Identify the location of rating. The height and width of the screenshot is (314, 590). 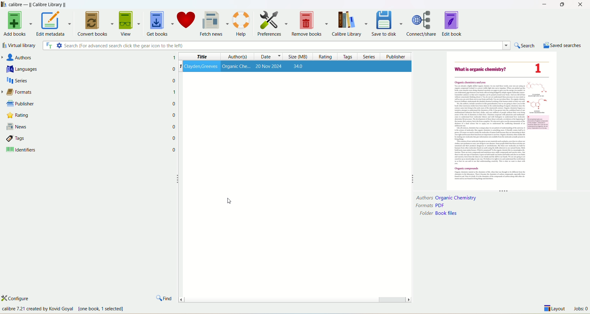
(82, 116).